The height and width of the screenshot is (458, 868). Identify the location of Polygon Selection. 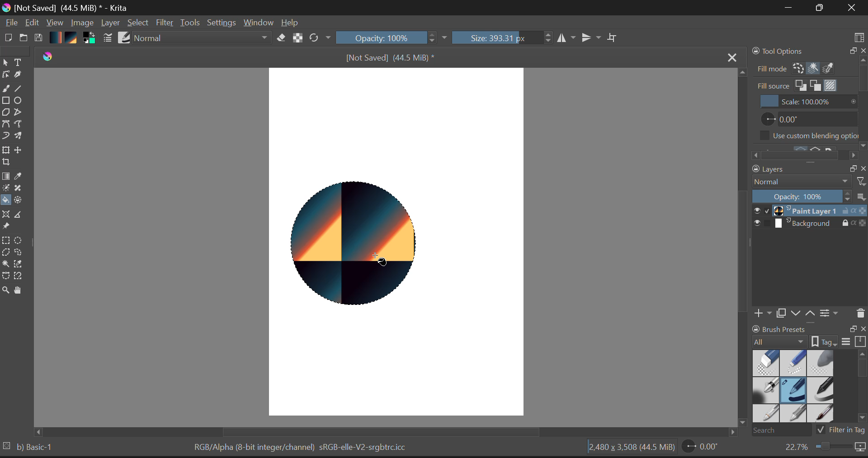
(7, 254).